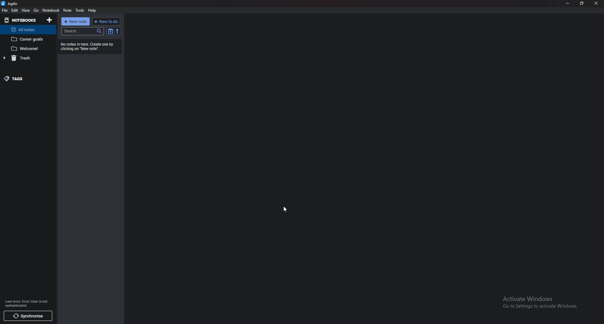  Describe the element at coordinates (285, 208) in the screenshot. I see `cursor` at that location.